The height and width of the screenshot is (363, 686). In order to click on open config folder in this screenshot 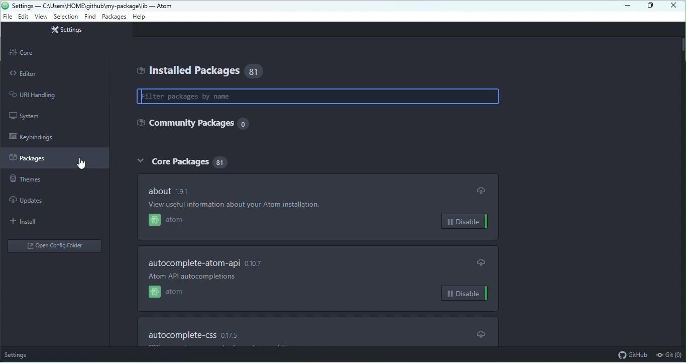, I will do `click(56, 247)`.